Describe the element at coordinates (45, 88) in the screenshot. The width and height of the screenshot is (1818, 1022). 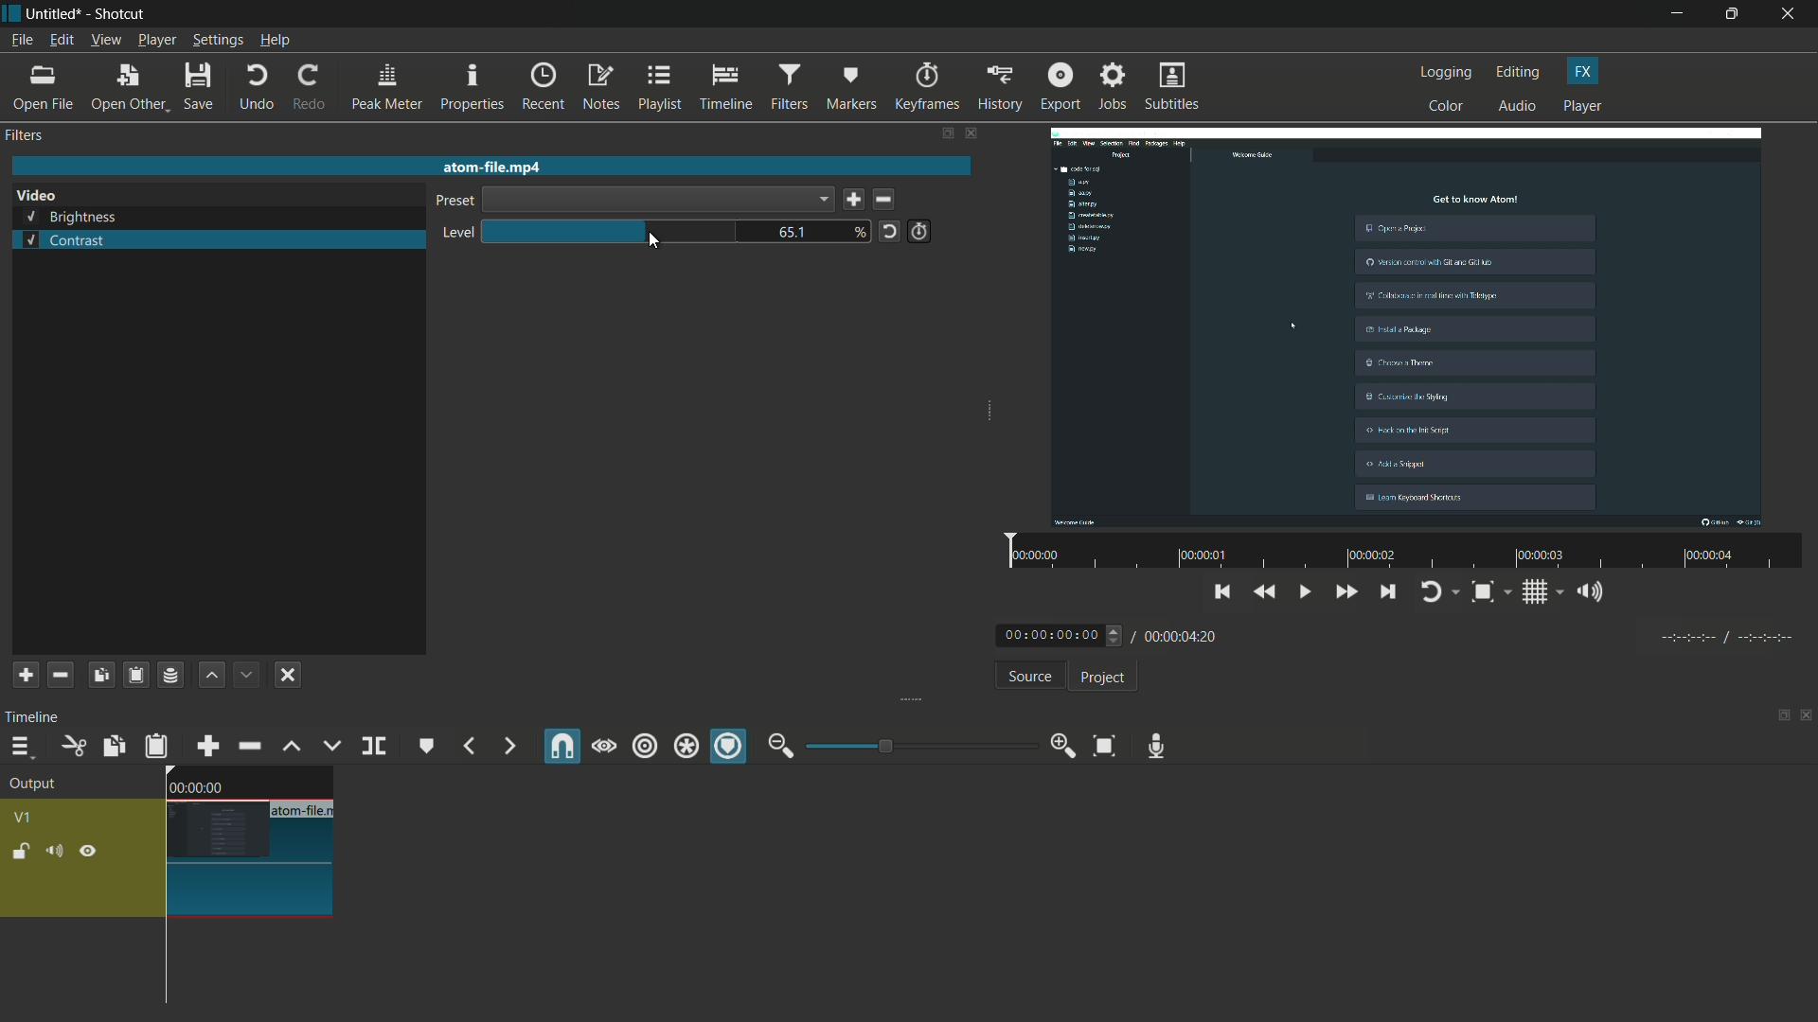
I see `open file` at that location.